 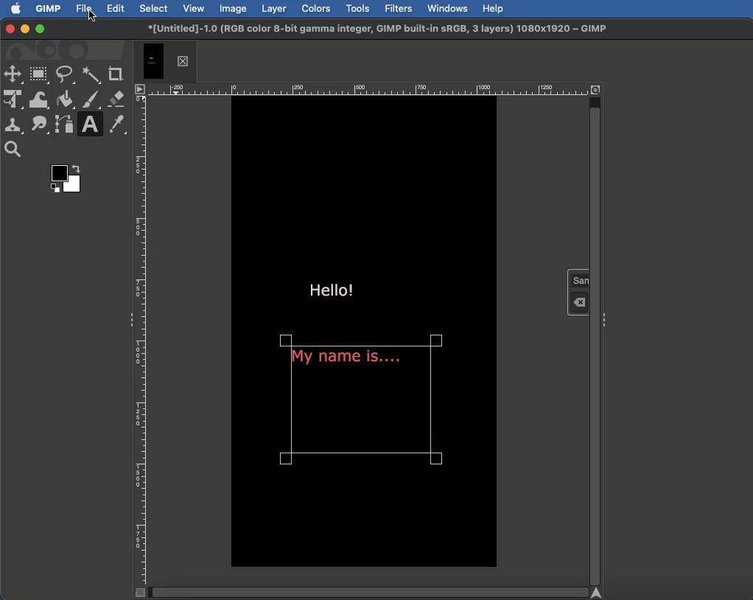 What do you see at coordinates (168, 59) in the screenshot?
I see `Tab` at bounding box center [168, 59].